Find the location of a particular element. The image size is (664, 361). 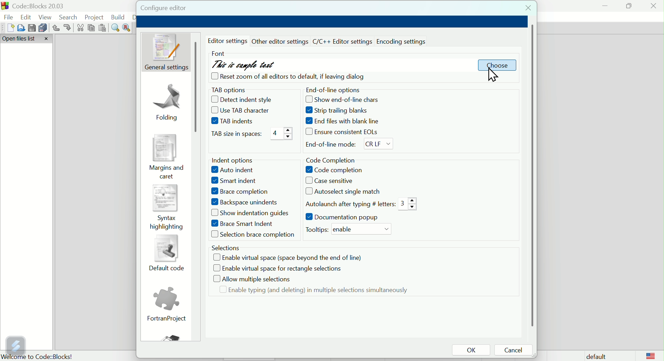

Court blocks 2003 is located at coordinates (44, 6).